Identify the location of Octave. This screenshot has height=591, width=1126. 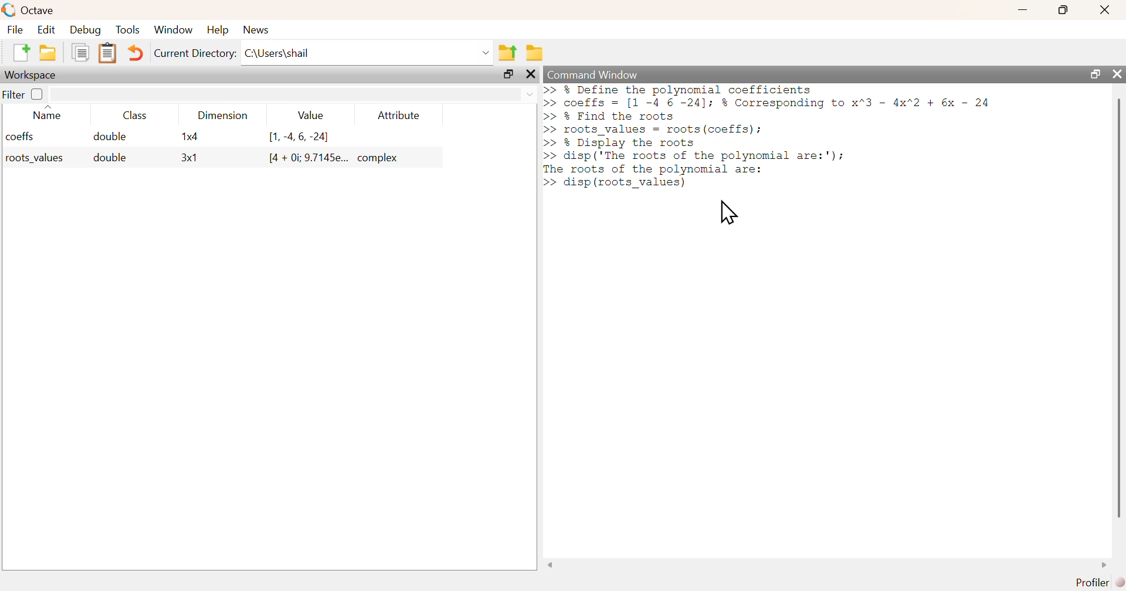
(38, 10).